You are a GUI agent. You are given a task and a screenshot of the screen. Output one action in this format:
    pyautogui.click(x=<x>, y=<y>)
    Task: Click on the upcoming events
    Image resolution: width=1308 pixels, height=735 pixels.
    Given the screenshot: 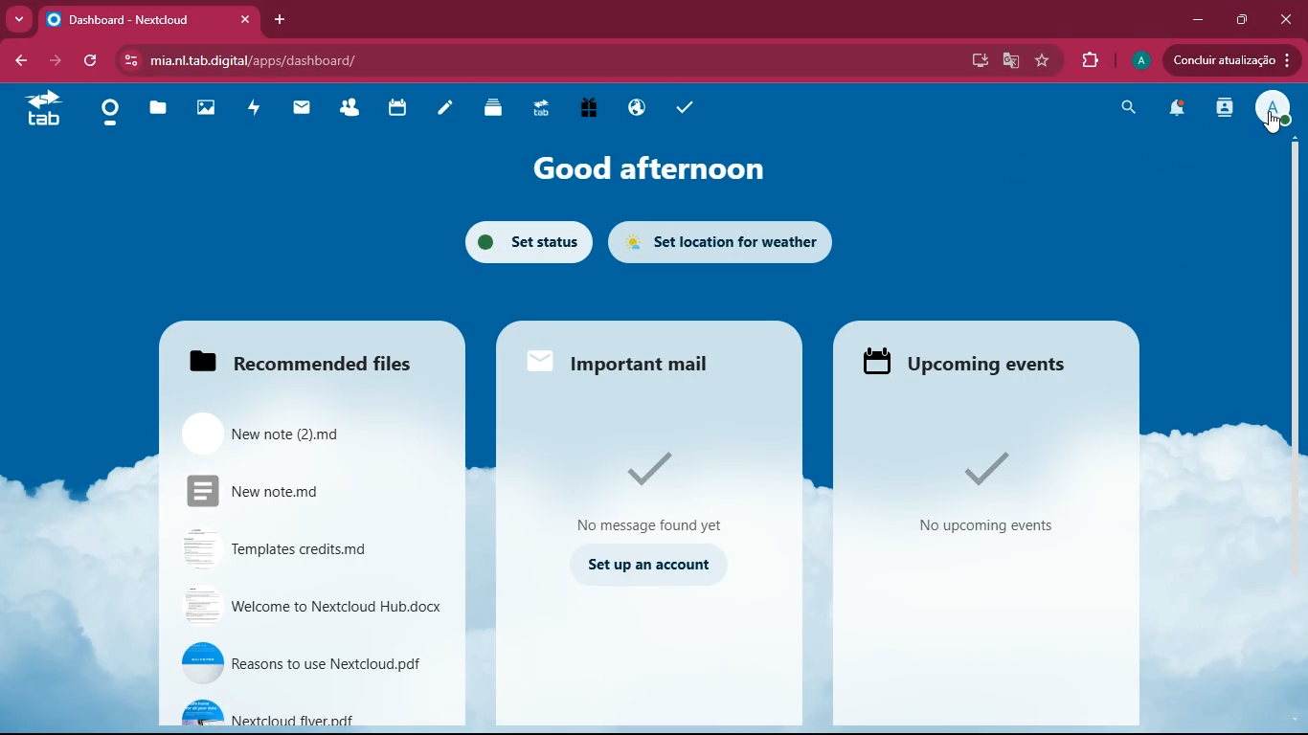 What is the action you would take?
    pyautogui.click(x=971, y=361)
    